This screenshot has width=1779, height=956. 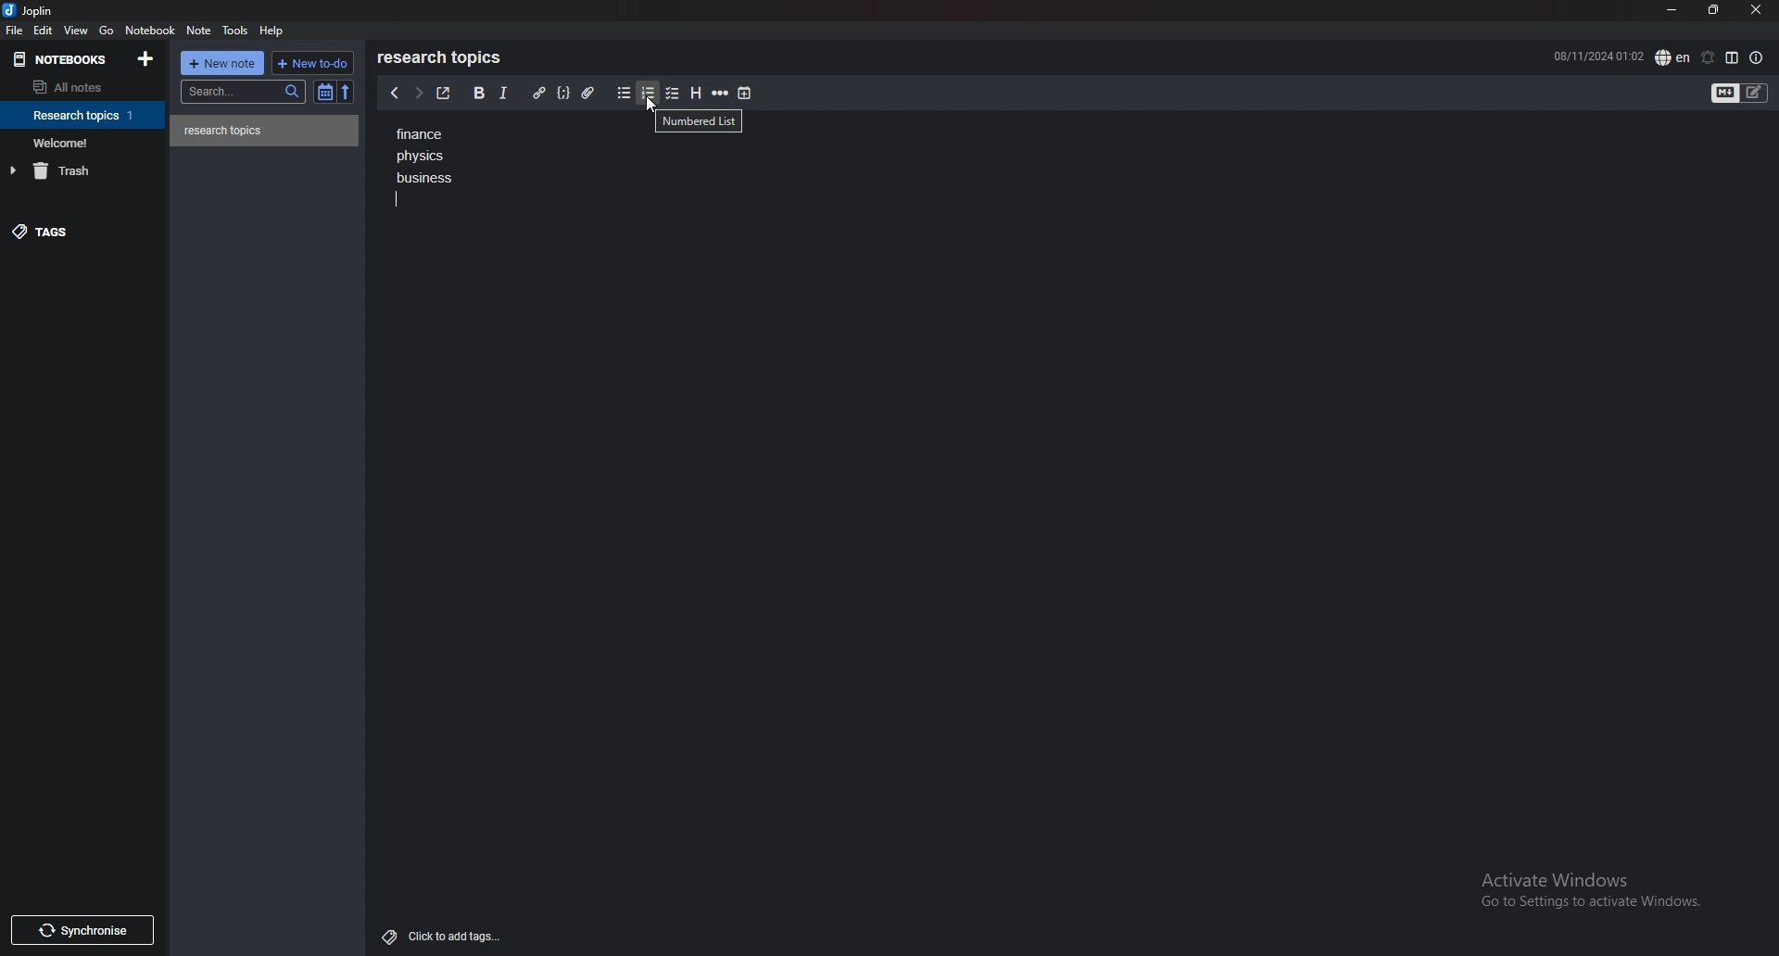 I want to click on add notebook, so click(x=145, y=58).